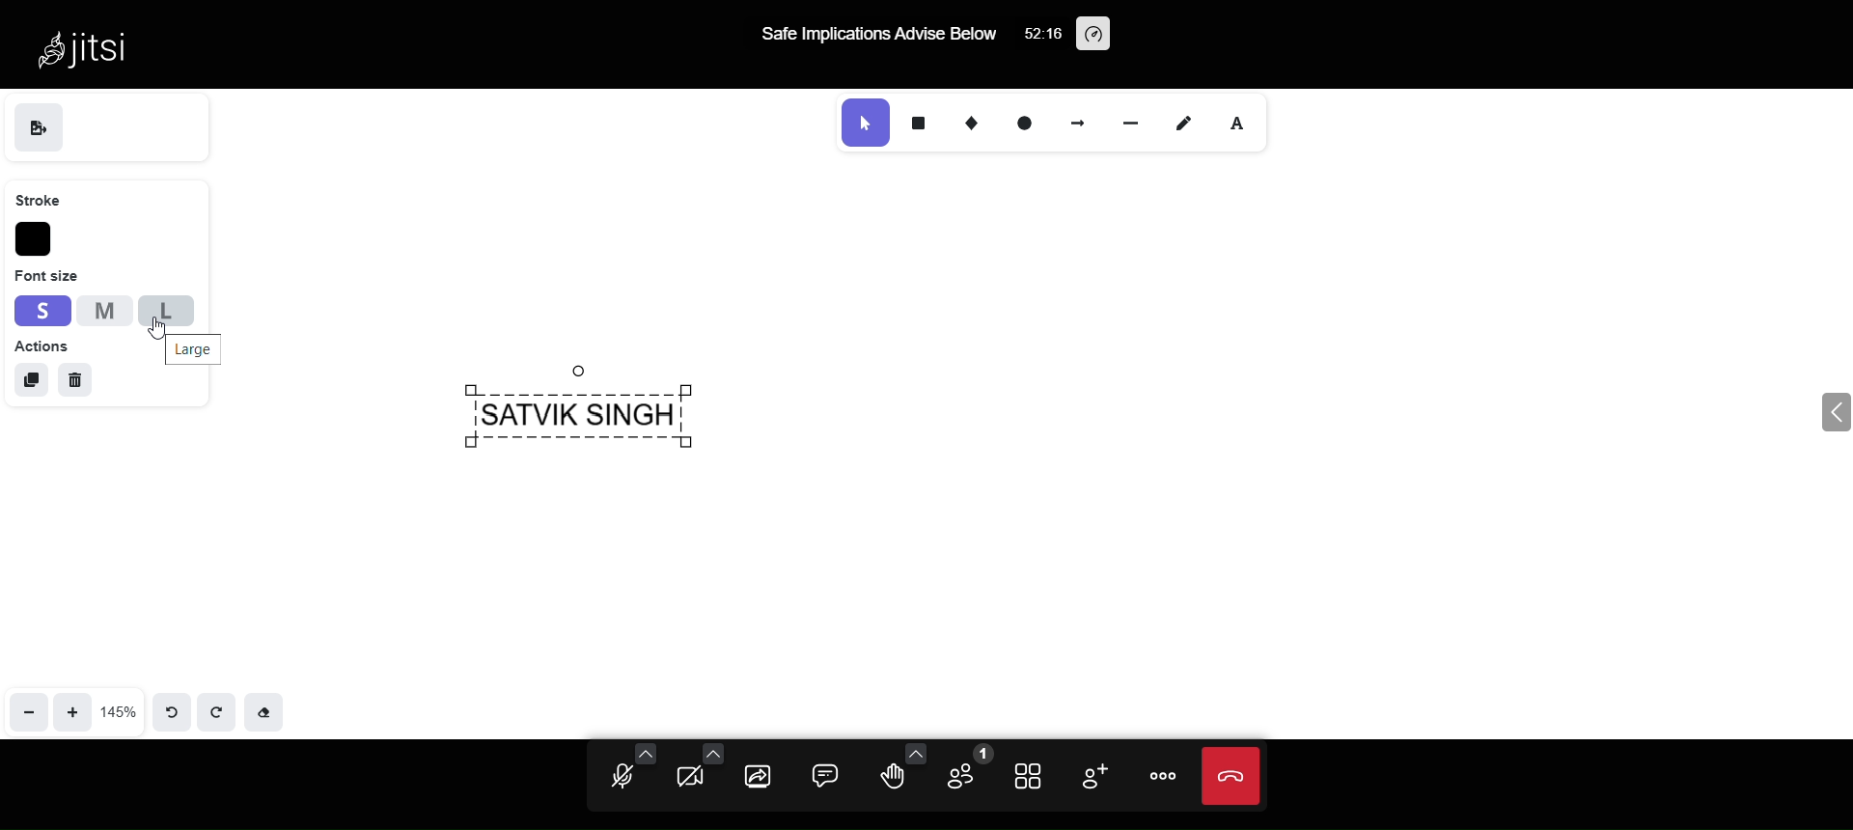 The image size is (1853, 830). Describe the element at coordinates (1807, 416) in the screenshot. I see `expand` at that location.